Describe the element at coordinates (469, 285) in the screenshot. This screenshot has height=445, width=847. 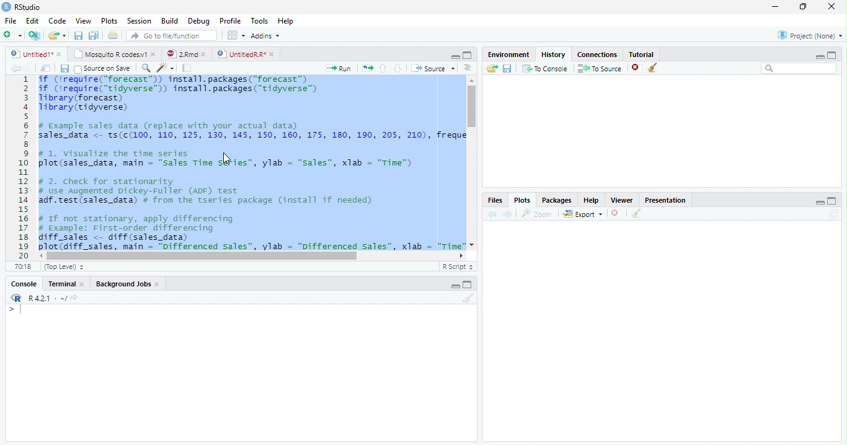
I see `Maximize` at that location.